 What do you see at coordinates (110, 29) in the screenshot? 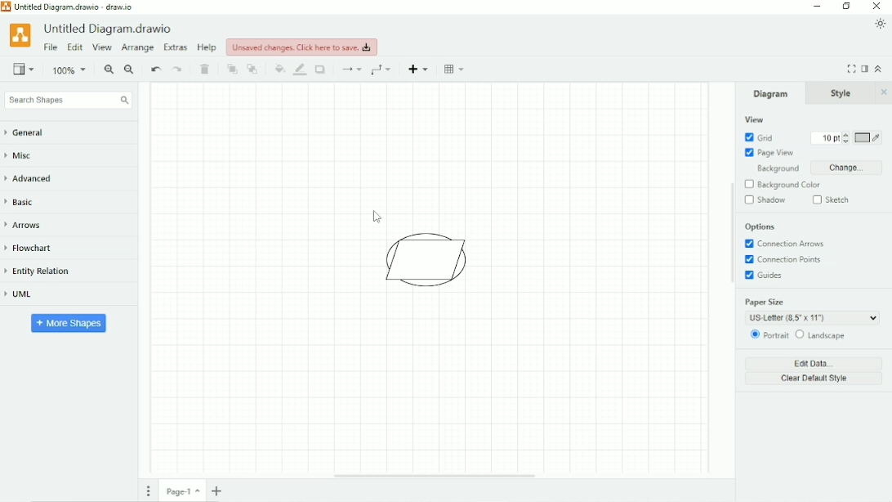
I see `Title` at bounding box center [110, 29].